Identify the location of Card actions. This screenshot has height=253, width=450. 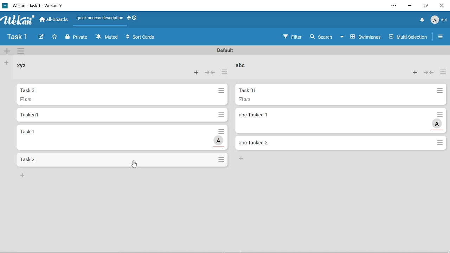
(442, 114).